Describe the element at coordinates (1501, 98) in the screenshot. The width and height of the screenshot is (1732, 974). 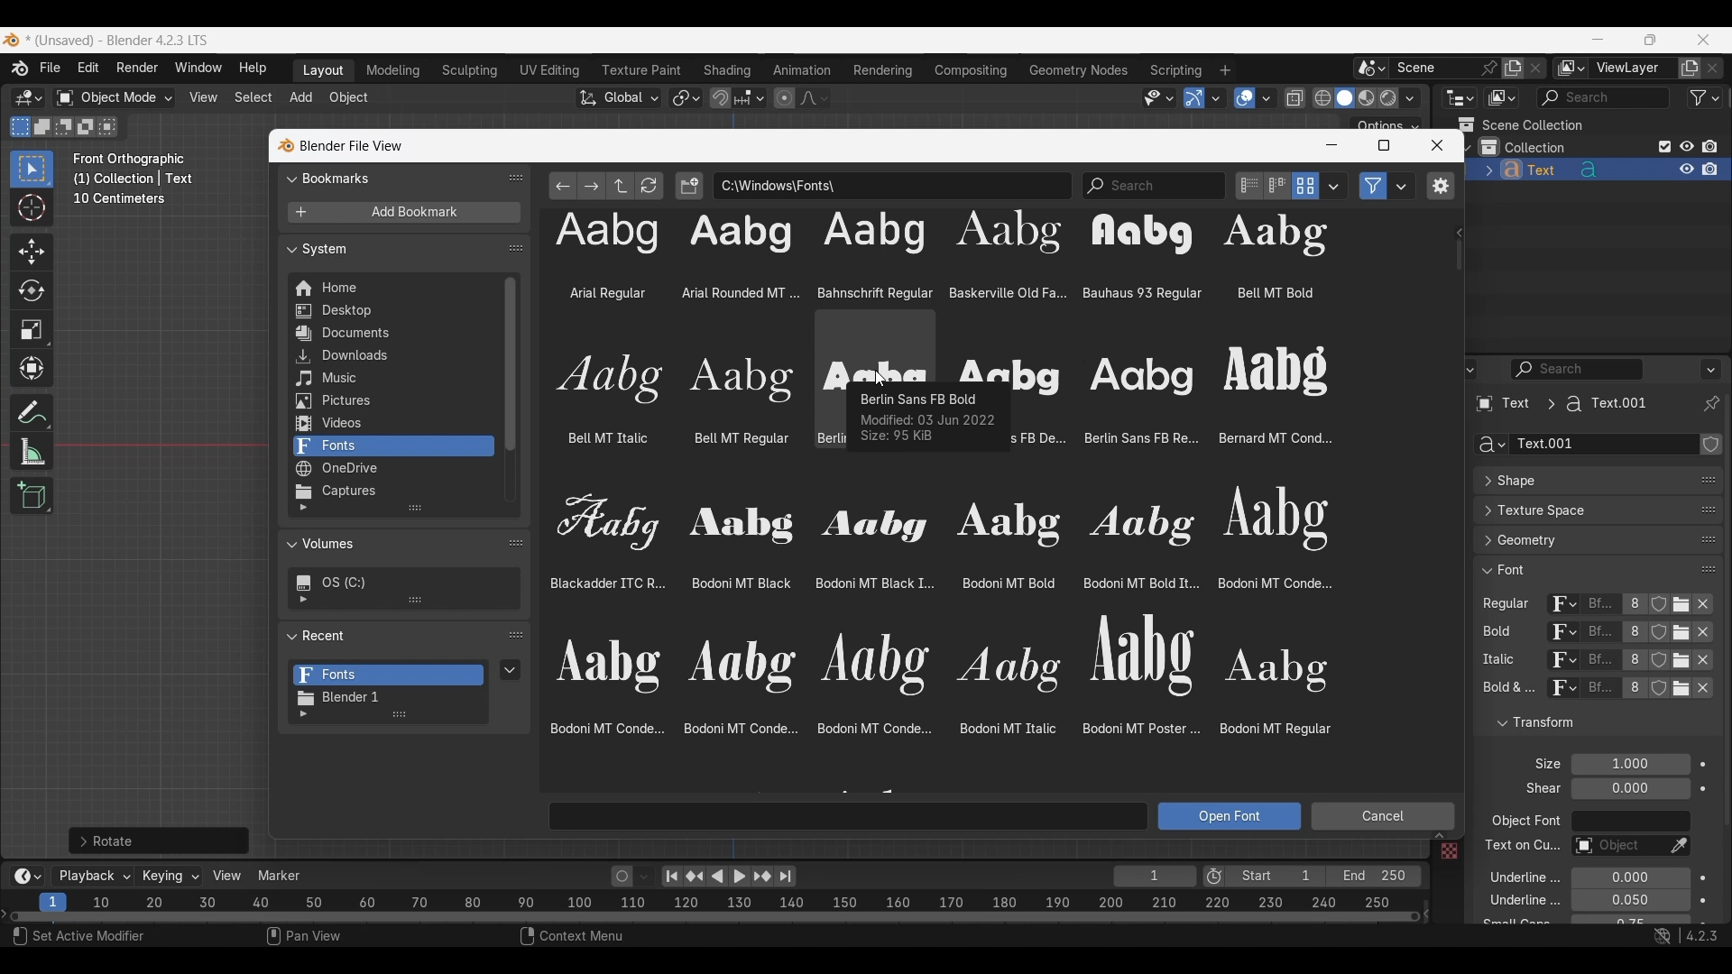
I see `Display mode` at that location.